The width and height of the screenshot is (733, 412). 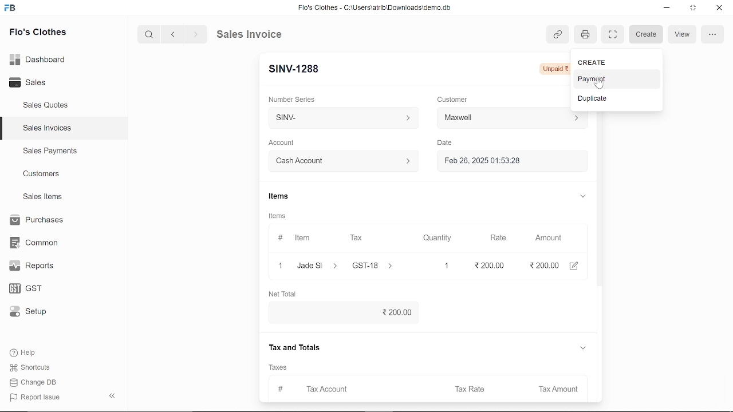 I want to click on full screen, so click(x=612, y=34).